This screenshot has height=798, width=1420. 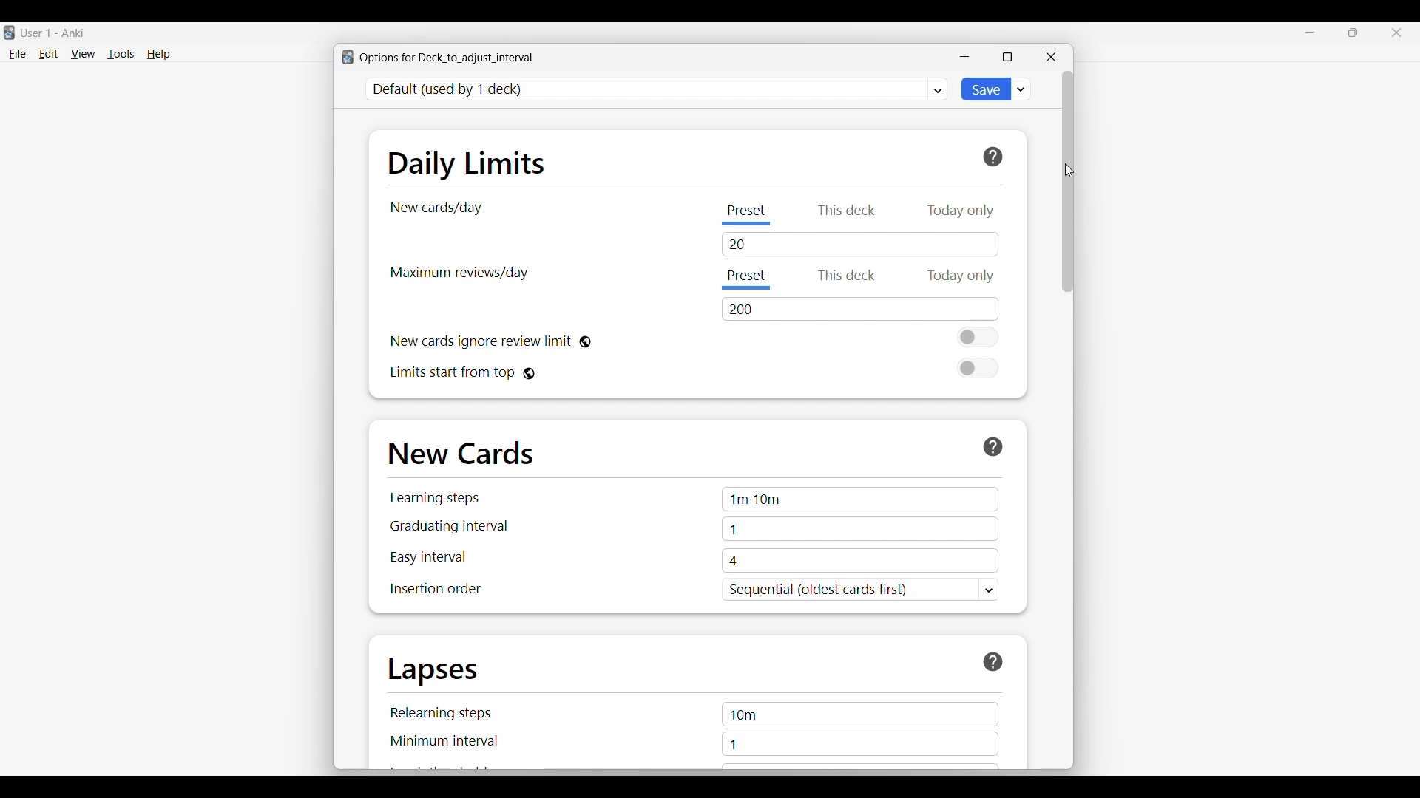 I want to click on Daily Limits, so click(x=467, y=163).